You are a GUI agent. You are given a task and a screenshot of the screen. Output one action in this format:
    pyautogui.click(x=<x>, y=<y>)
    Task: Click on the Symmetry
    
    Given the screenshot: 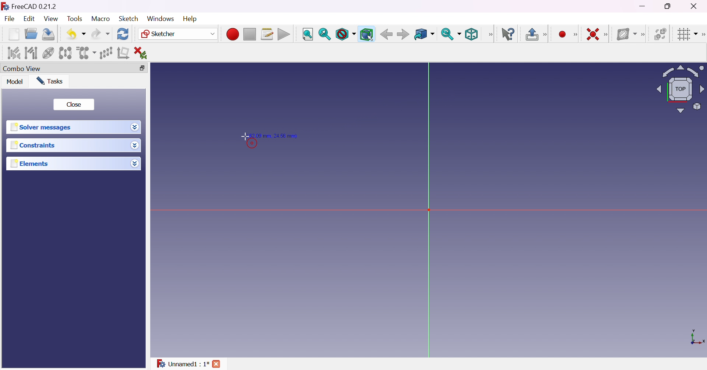 What is the action you would take?
    pyautogui.click(x=66, y=53)
    